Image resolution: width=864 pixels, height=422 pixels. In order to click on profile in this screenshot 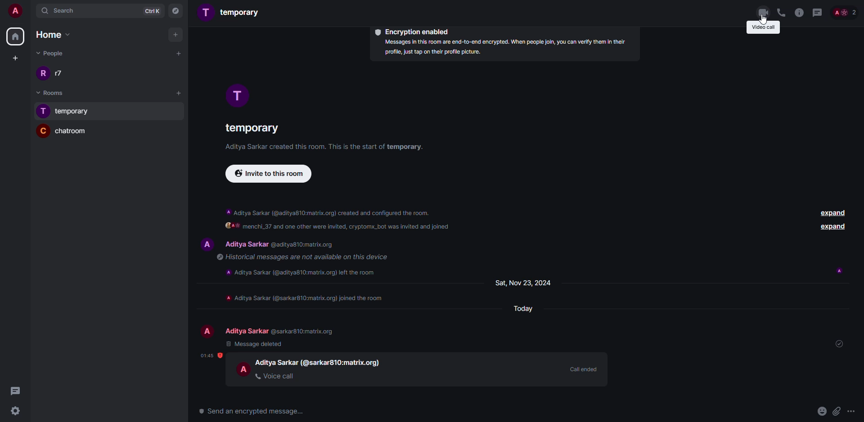, I will do `click(234, 94)`.